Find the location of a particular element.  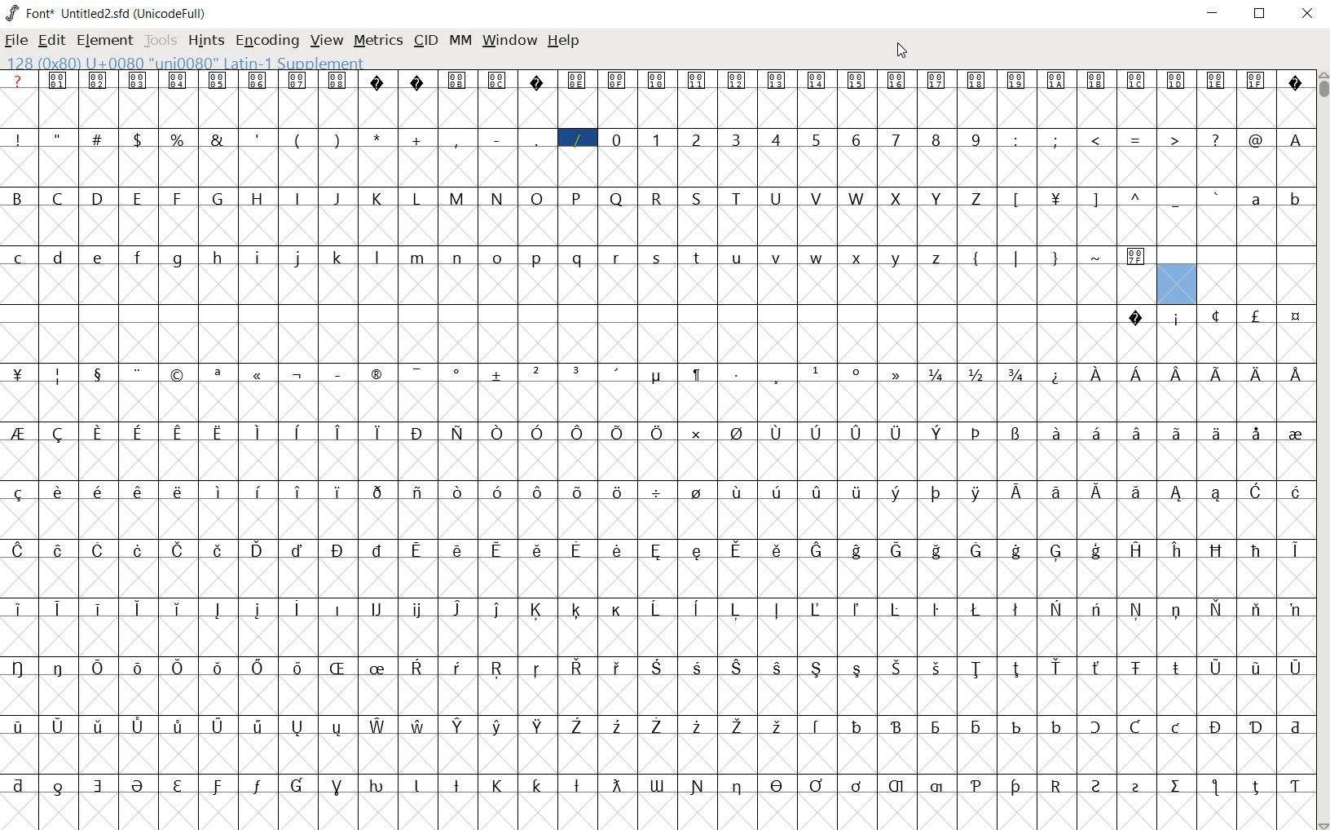

glyph is located at coordinates (936, 787).